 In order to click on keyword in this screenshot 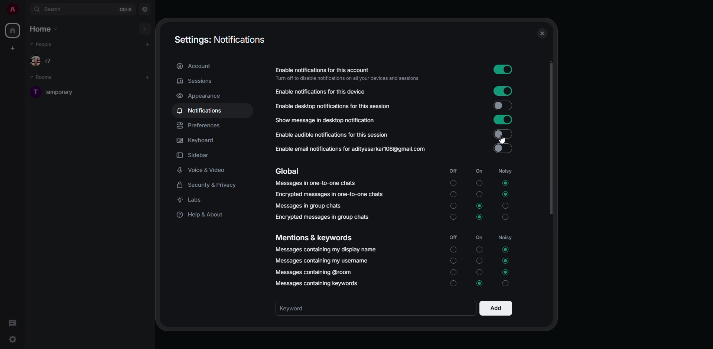, I will do `click(294, 309)`.